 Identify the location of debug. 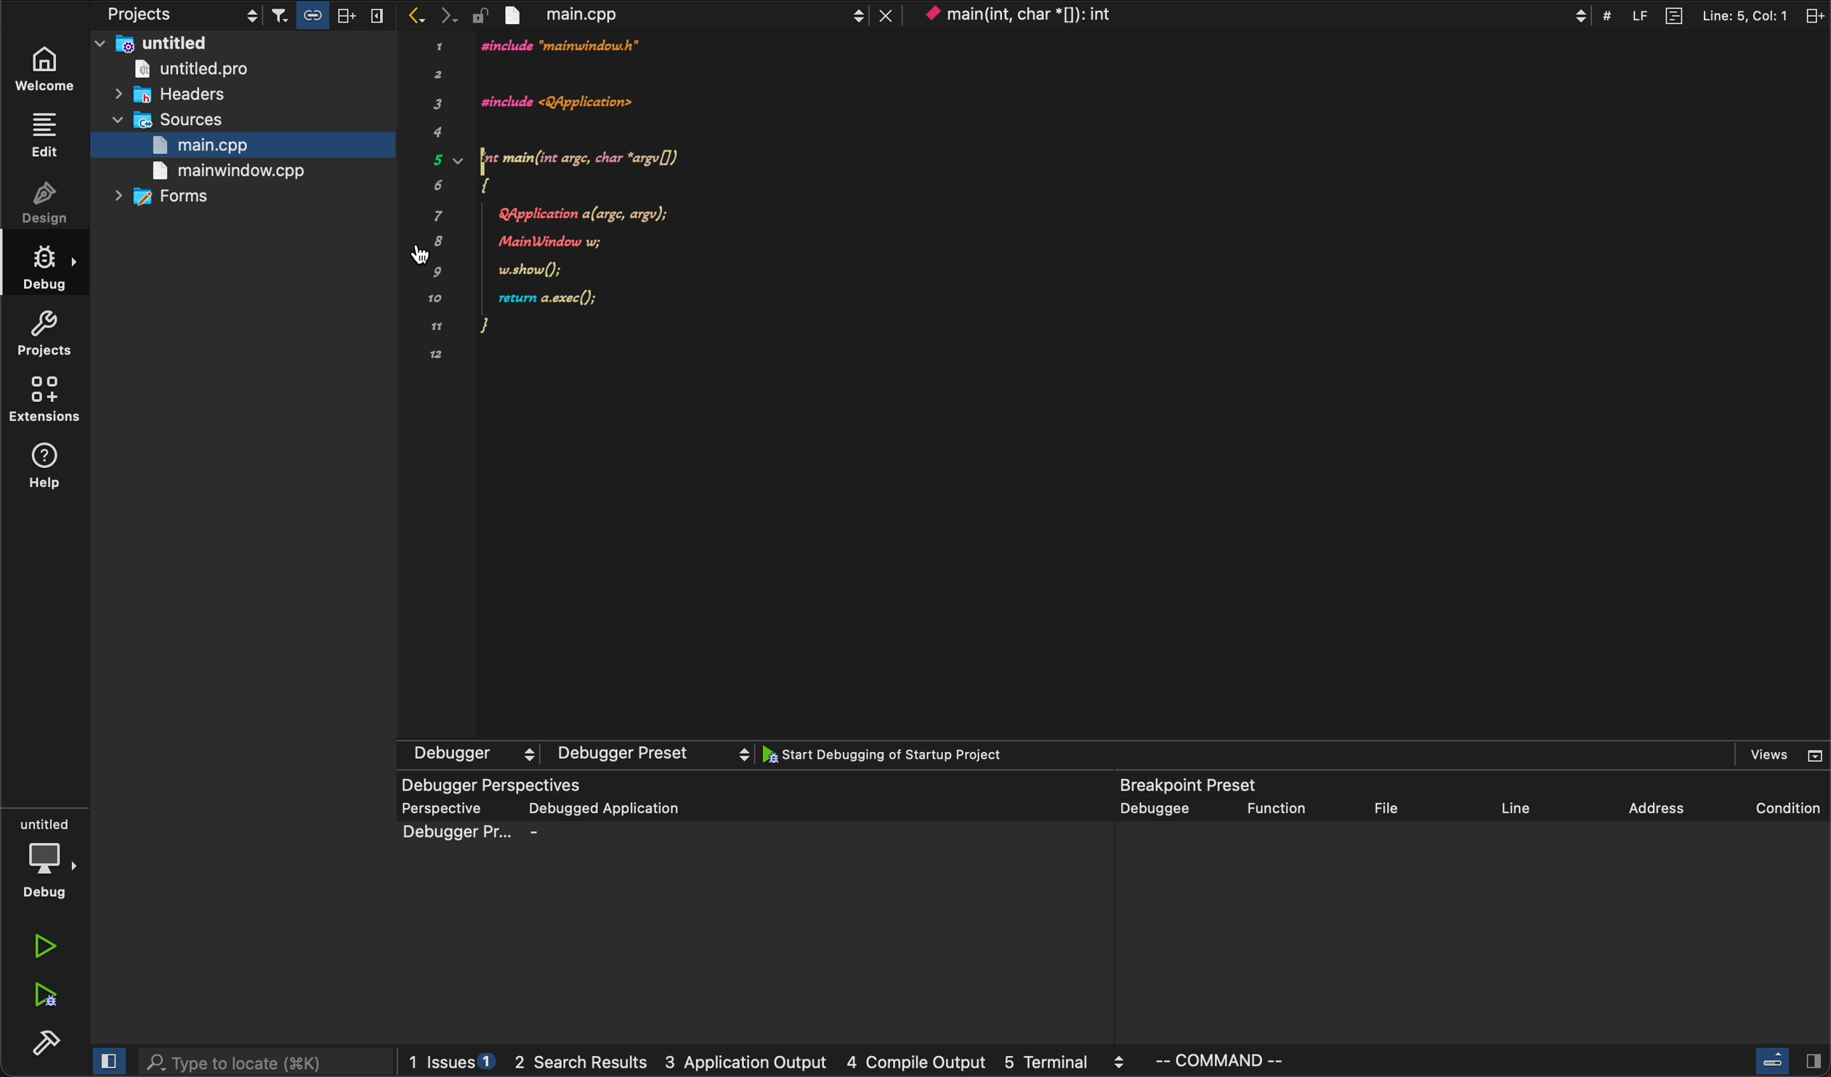
(47, 268).